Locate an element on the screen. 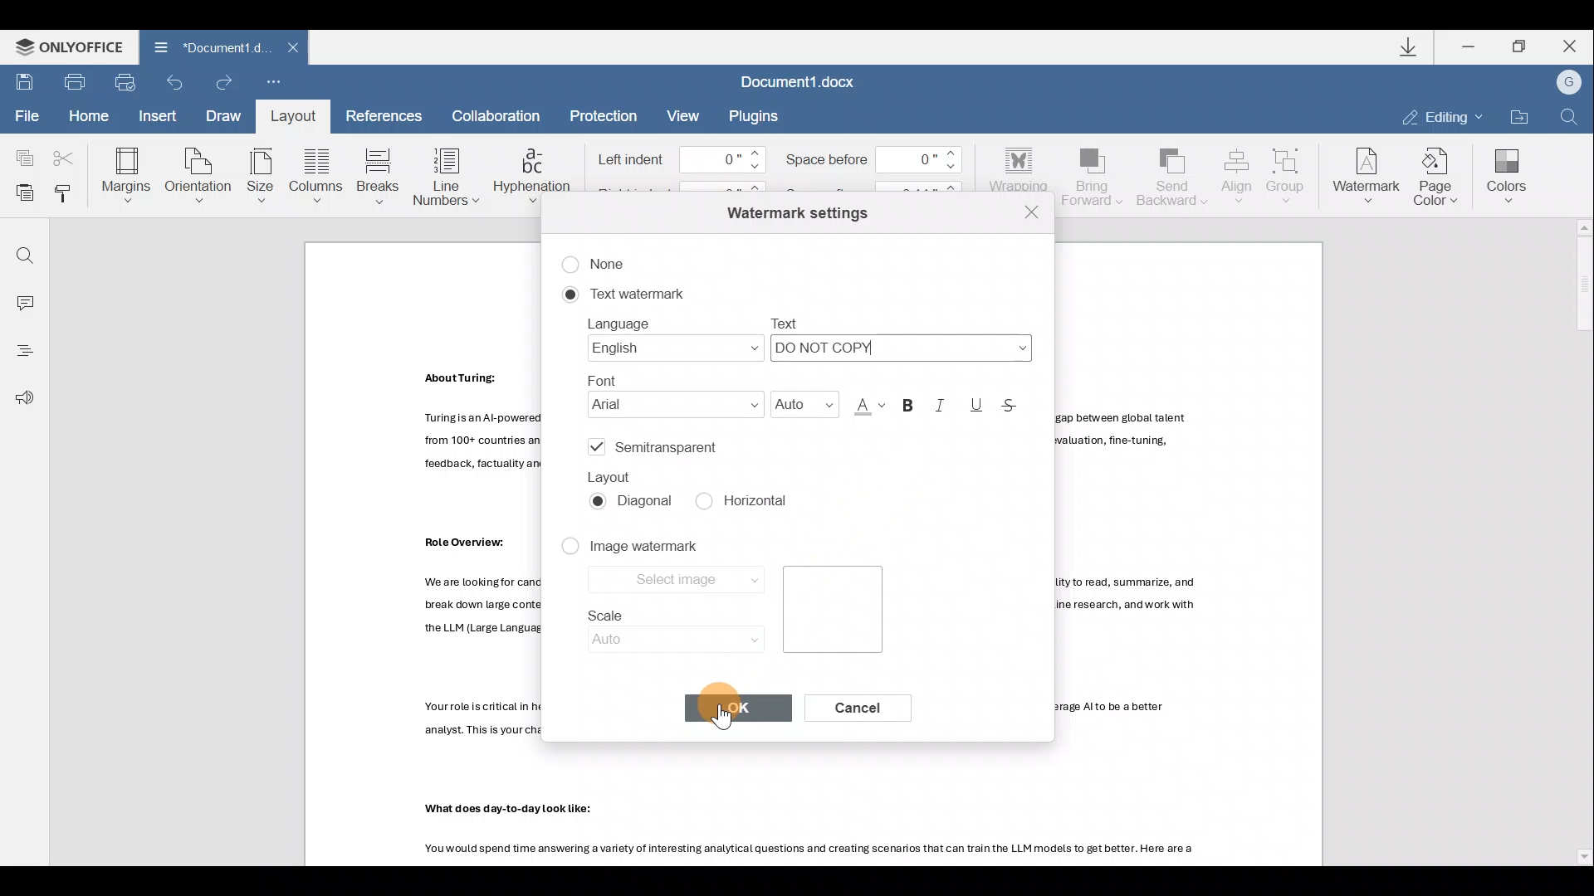 Image resolution: width=1594 pixels, height=896 pixels. Save is located at coordinates (22, 83).